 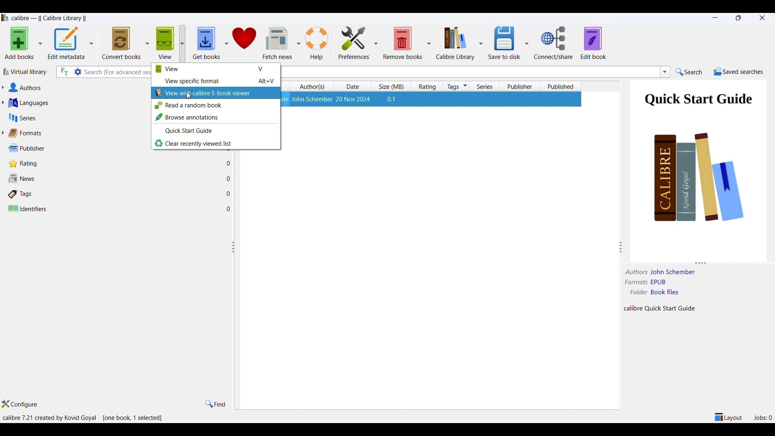 I want to click on connect/share, so click(x=555, y=44).